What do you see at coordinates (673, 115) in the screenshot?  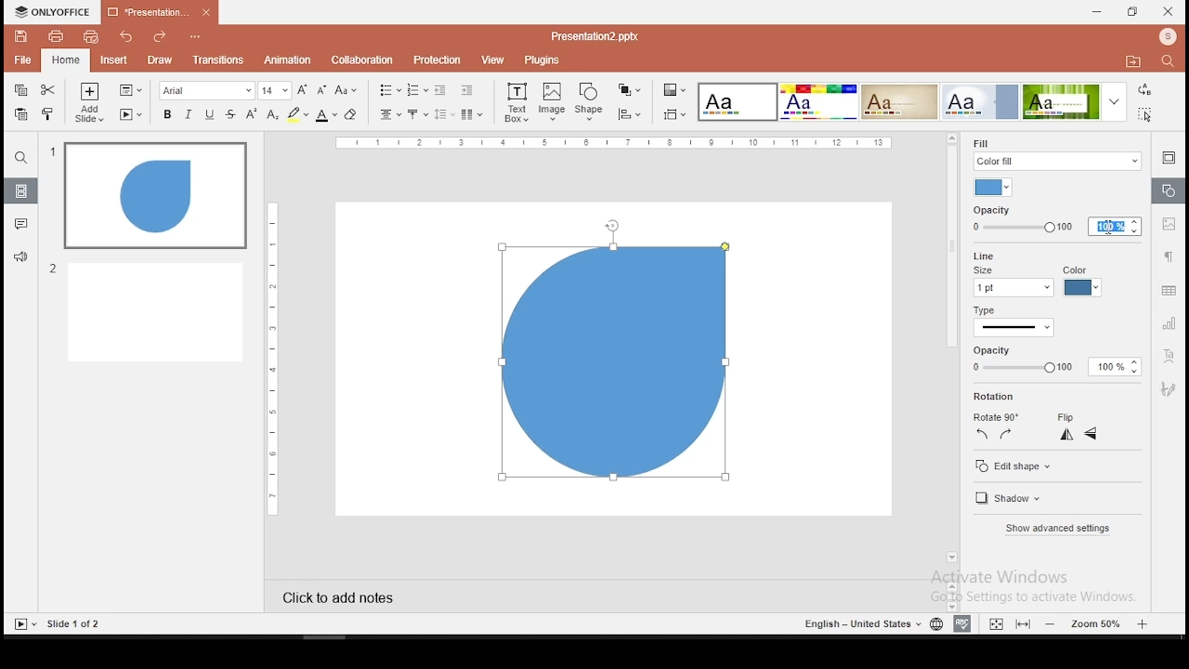 I see `slide size` at bounding box center [673, 115].